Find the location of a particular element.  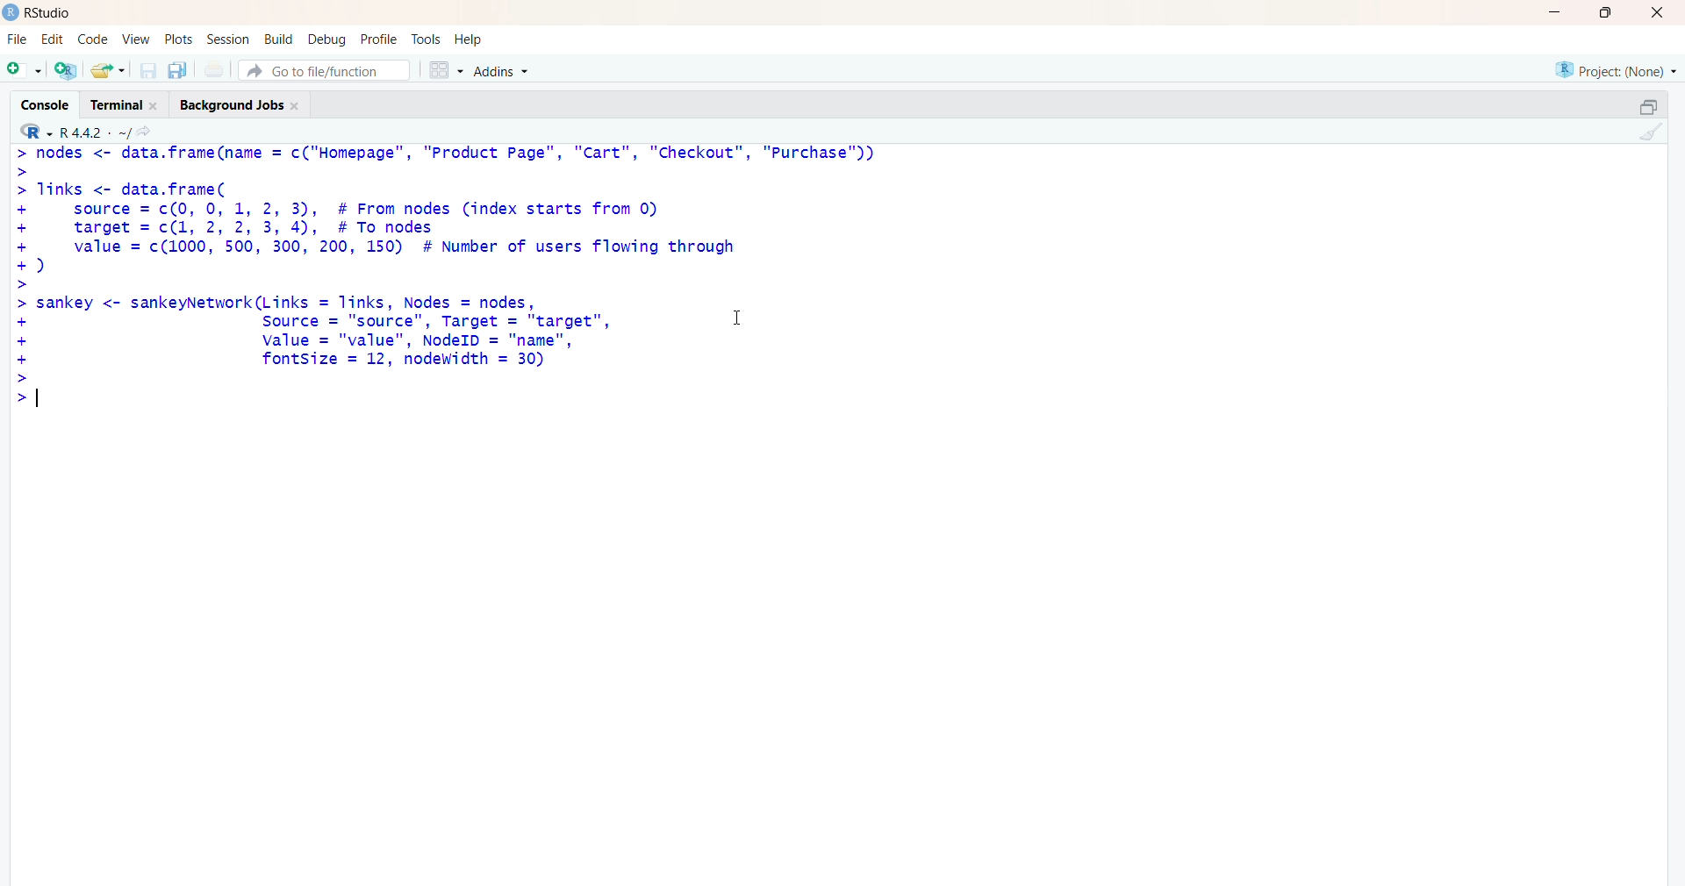

exit is located at coordinates (1655, 15).